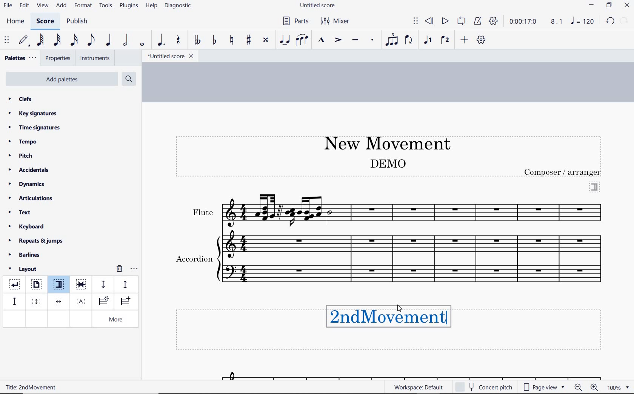  I want to click on workspace: default, so click(417, 387).